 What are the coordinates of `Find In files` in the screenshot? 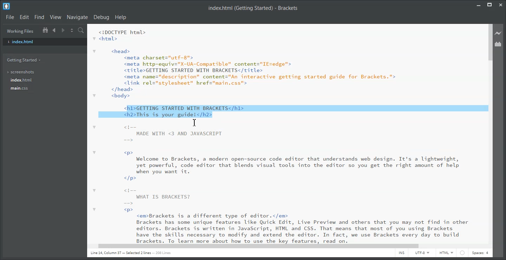 It's located at (81, 31).